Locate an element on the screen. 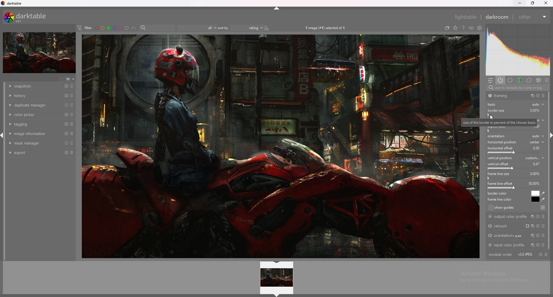  presets is located at coordinates (72, 96).